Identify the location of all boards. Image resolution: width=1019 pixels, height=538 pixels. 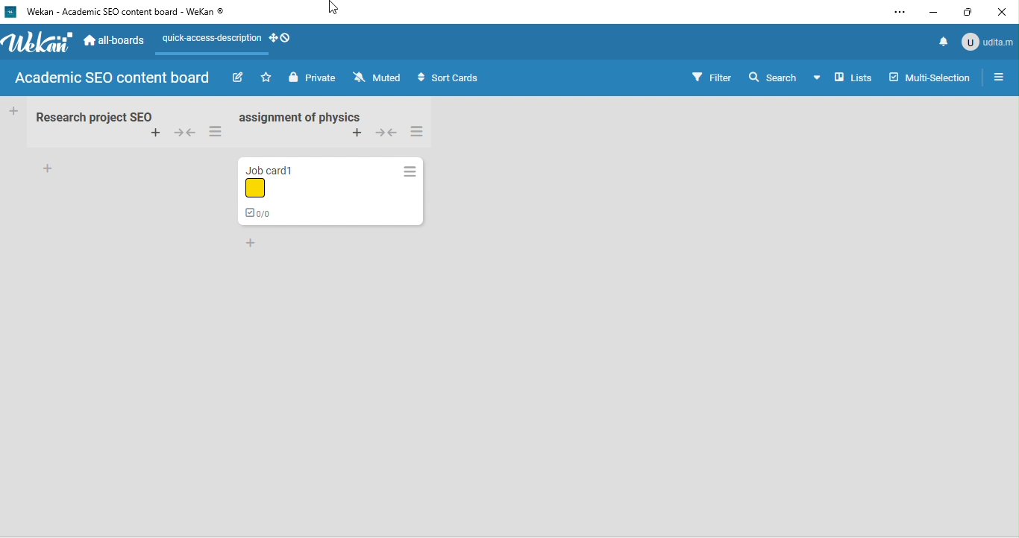
(120, 41).